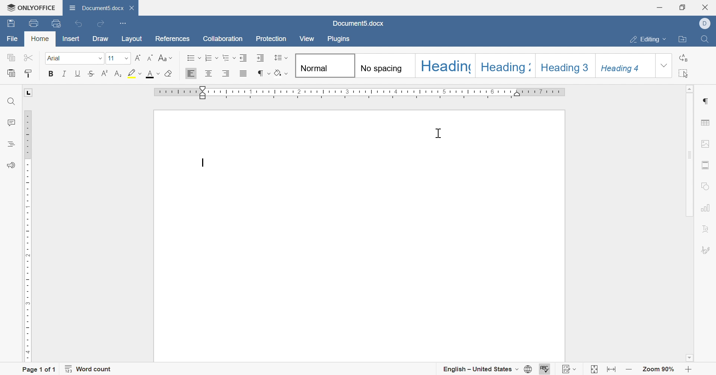 This screenshot has width=716, height=375. I want to click on table settings, so click(707, 122).